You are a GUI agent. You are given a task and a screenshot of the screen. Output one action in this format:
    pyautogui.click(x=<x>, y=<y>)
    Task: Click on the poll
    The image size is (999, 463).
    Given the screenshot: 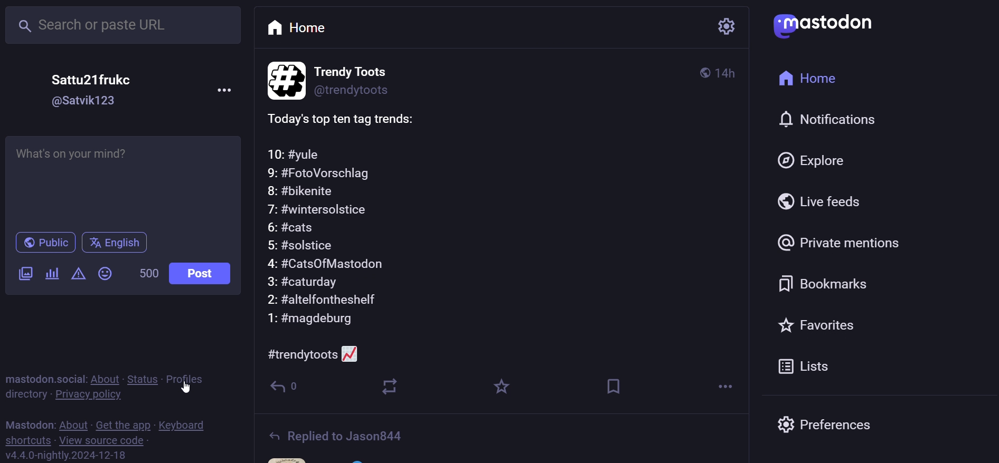 What is the action you would take?
    pyautogui.click(x=52, y=274)
    